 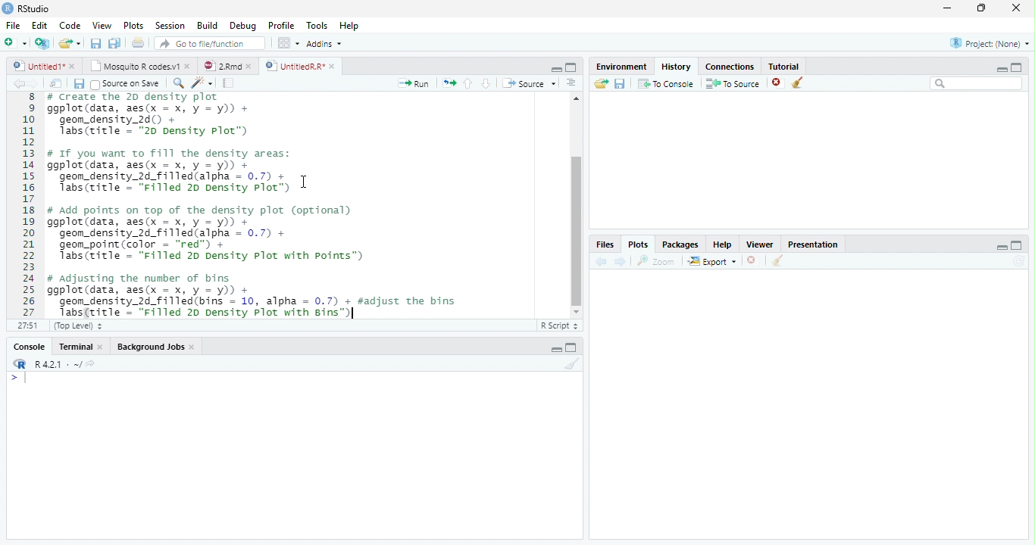 What do you see at coordinates (620, 67) in the screenshot?
I see `Environment` at bounding box center [620, 67].